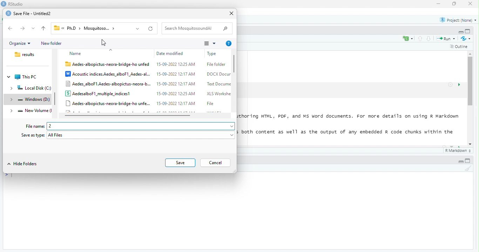 The height and width of the screenshot is (252, 479). Describe the element at coordinates (44, 29) in the screenshot. I see `most back` at that location.